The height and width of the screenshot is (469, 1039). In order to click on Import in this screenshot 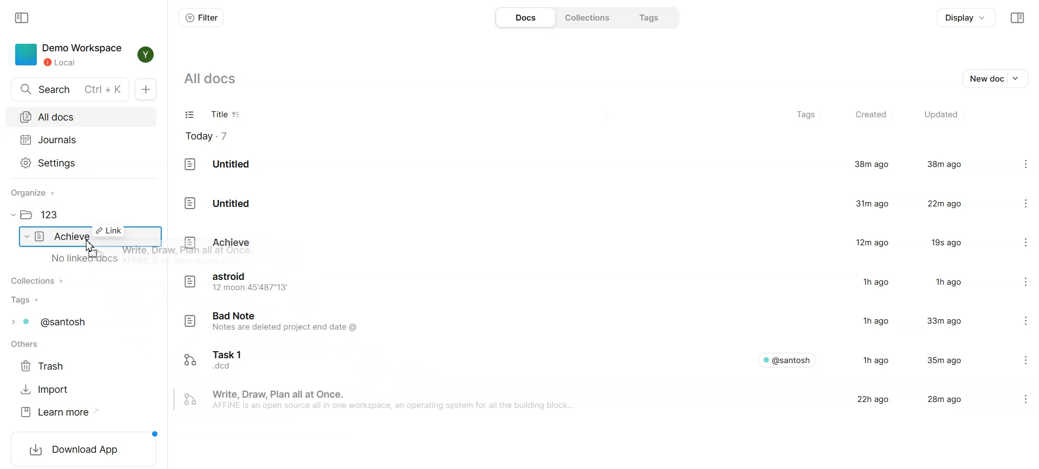, I will do `click(46, 390)`.